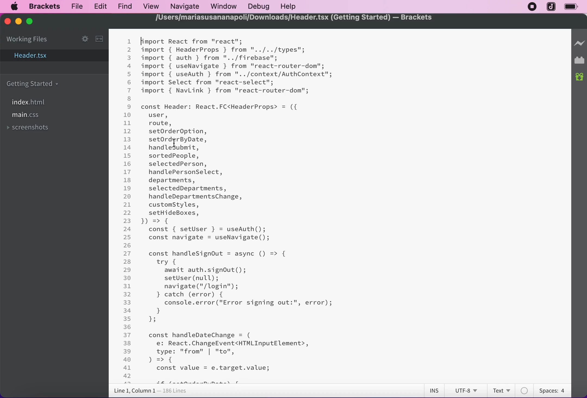  I want to click on 30, so click(127, 278).